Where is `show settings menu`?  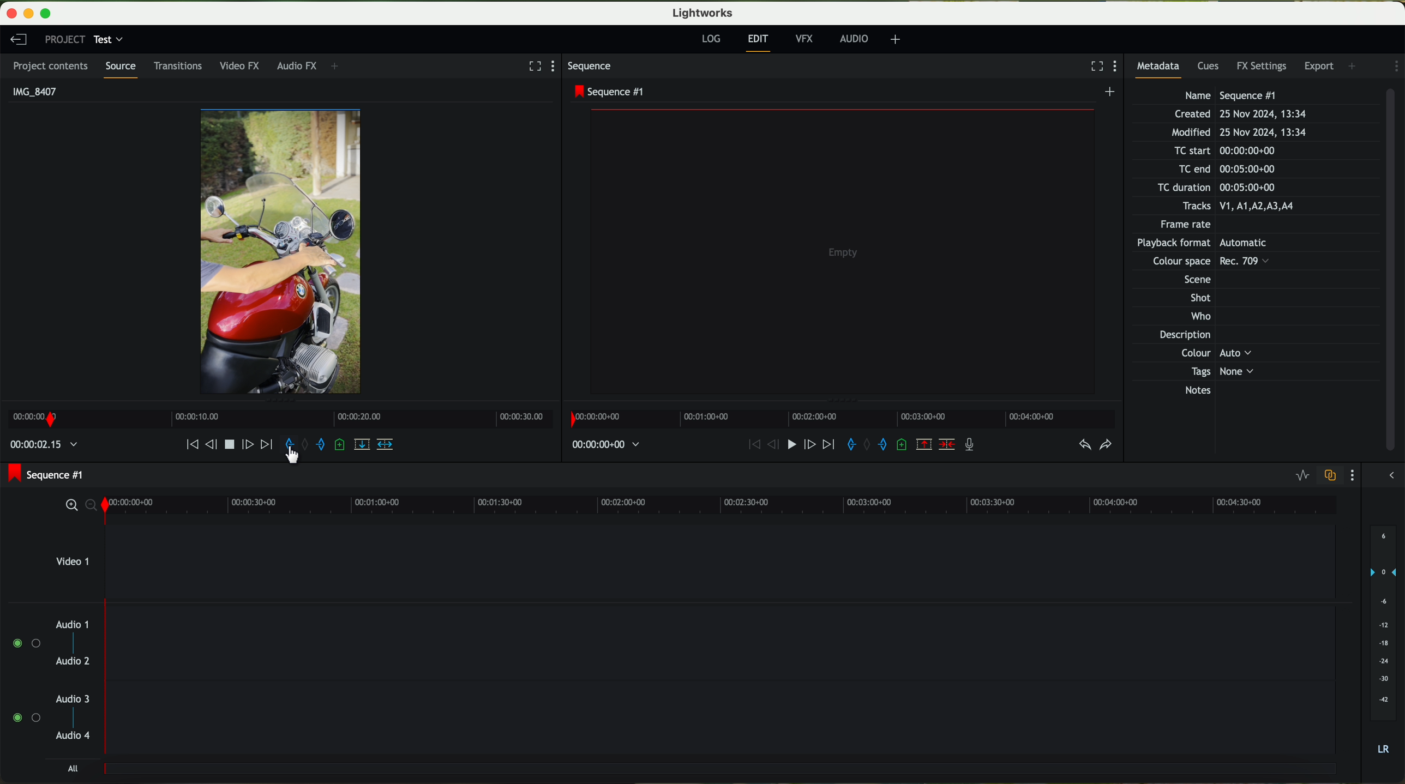
show settings menu is located at coordinates (557, 67).